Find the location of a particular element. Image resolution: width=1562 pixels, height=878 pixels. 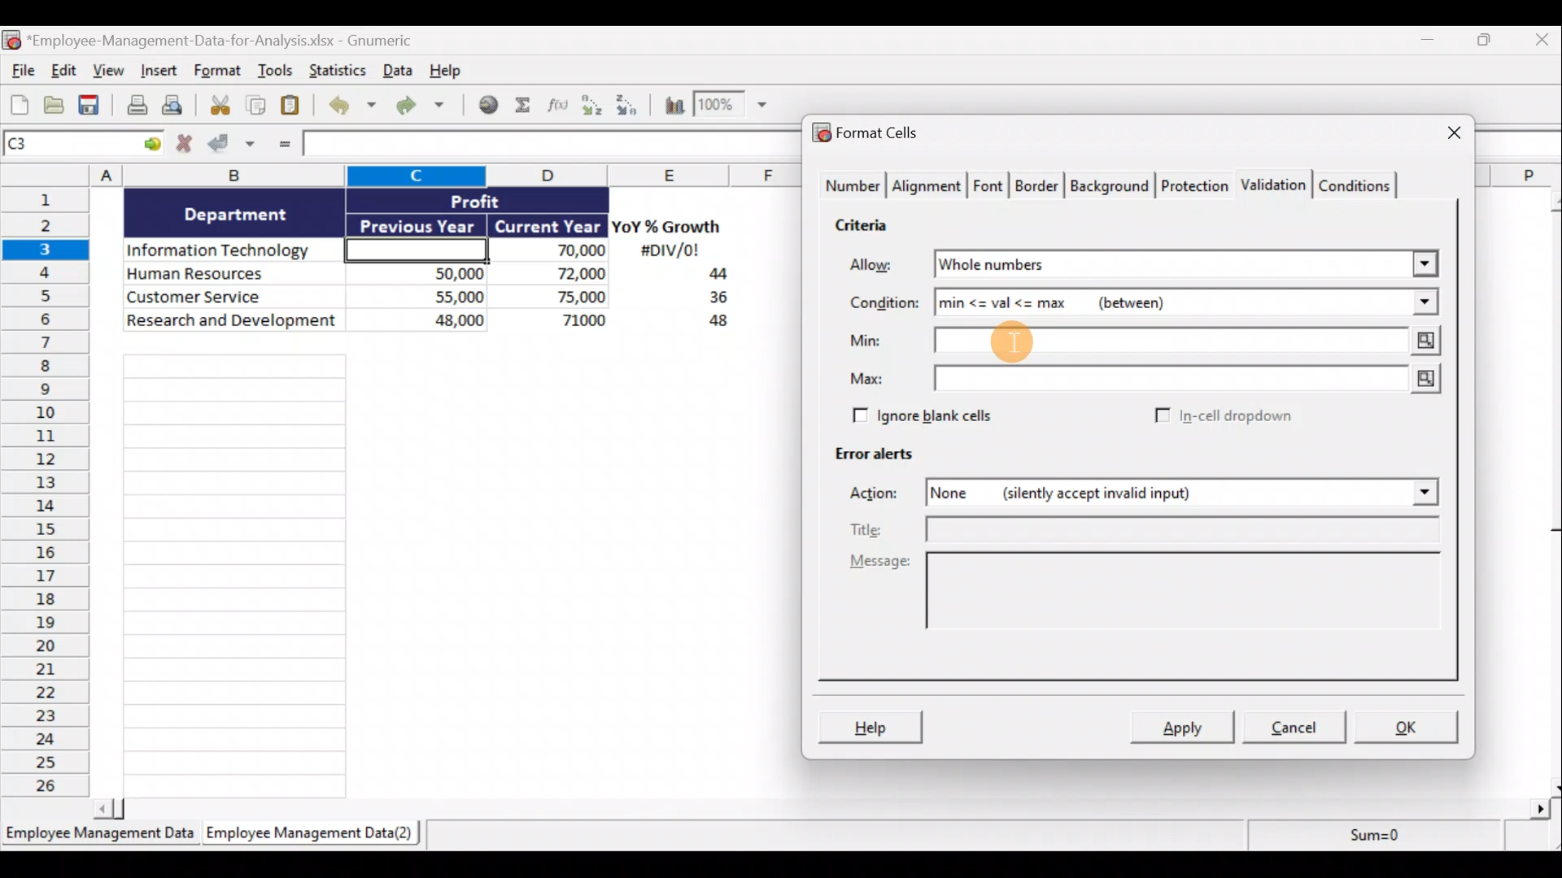

48 is located at coordinates (709, 324).